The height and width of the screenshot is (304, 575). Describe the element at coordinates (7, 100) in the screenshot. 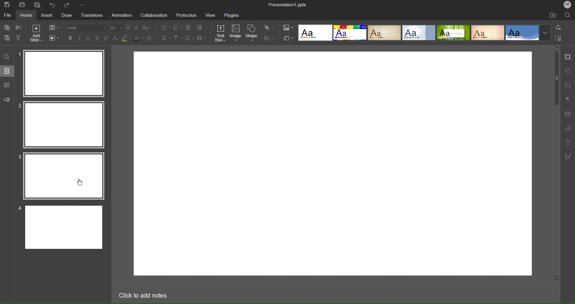

I see `Feedback and Support` at that location.